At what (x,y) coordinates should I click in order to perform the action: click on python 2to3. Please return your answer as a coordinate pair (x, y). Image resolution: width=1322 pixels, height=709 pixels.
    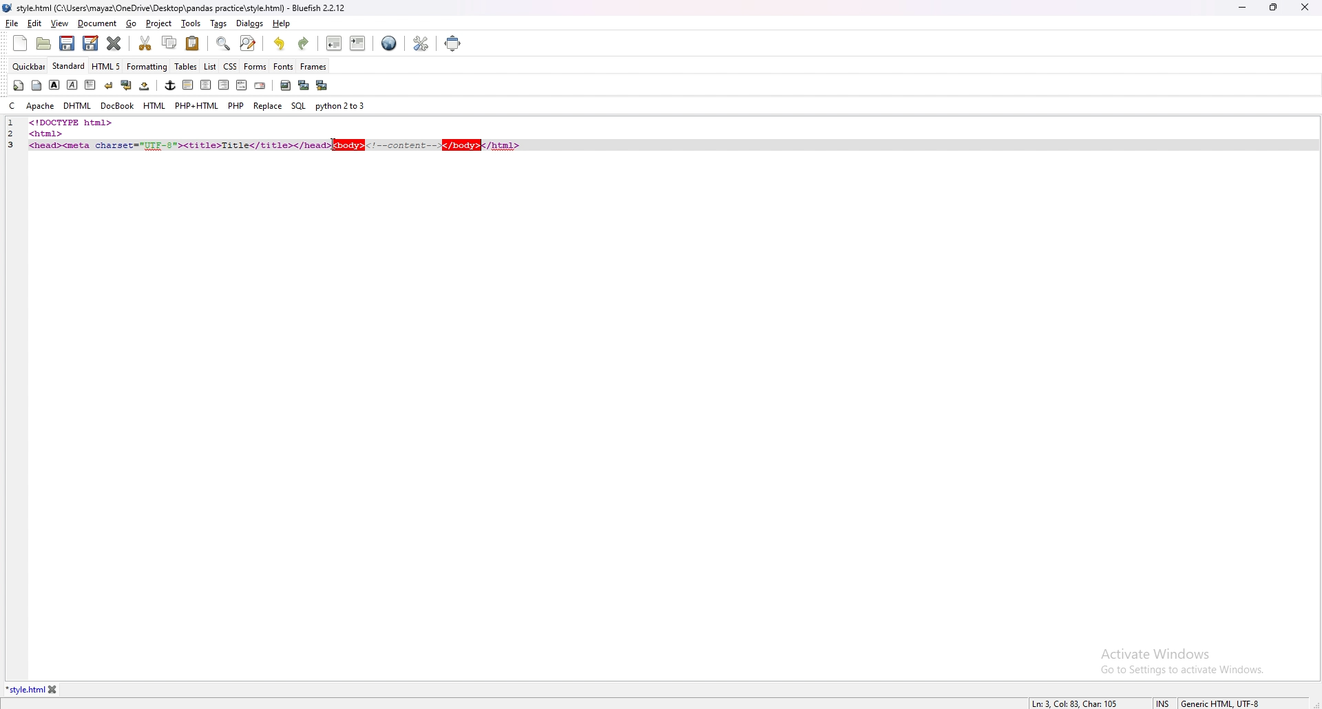
    Looking at the image, I should click on (342, 106).